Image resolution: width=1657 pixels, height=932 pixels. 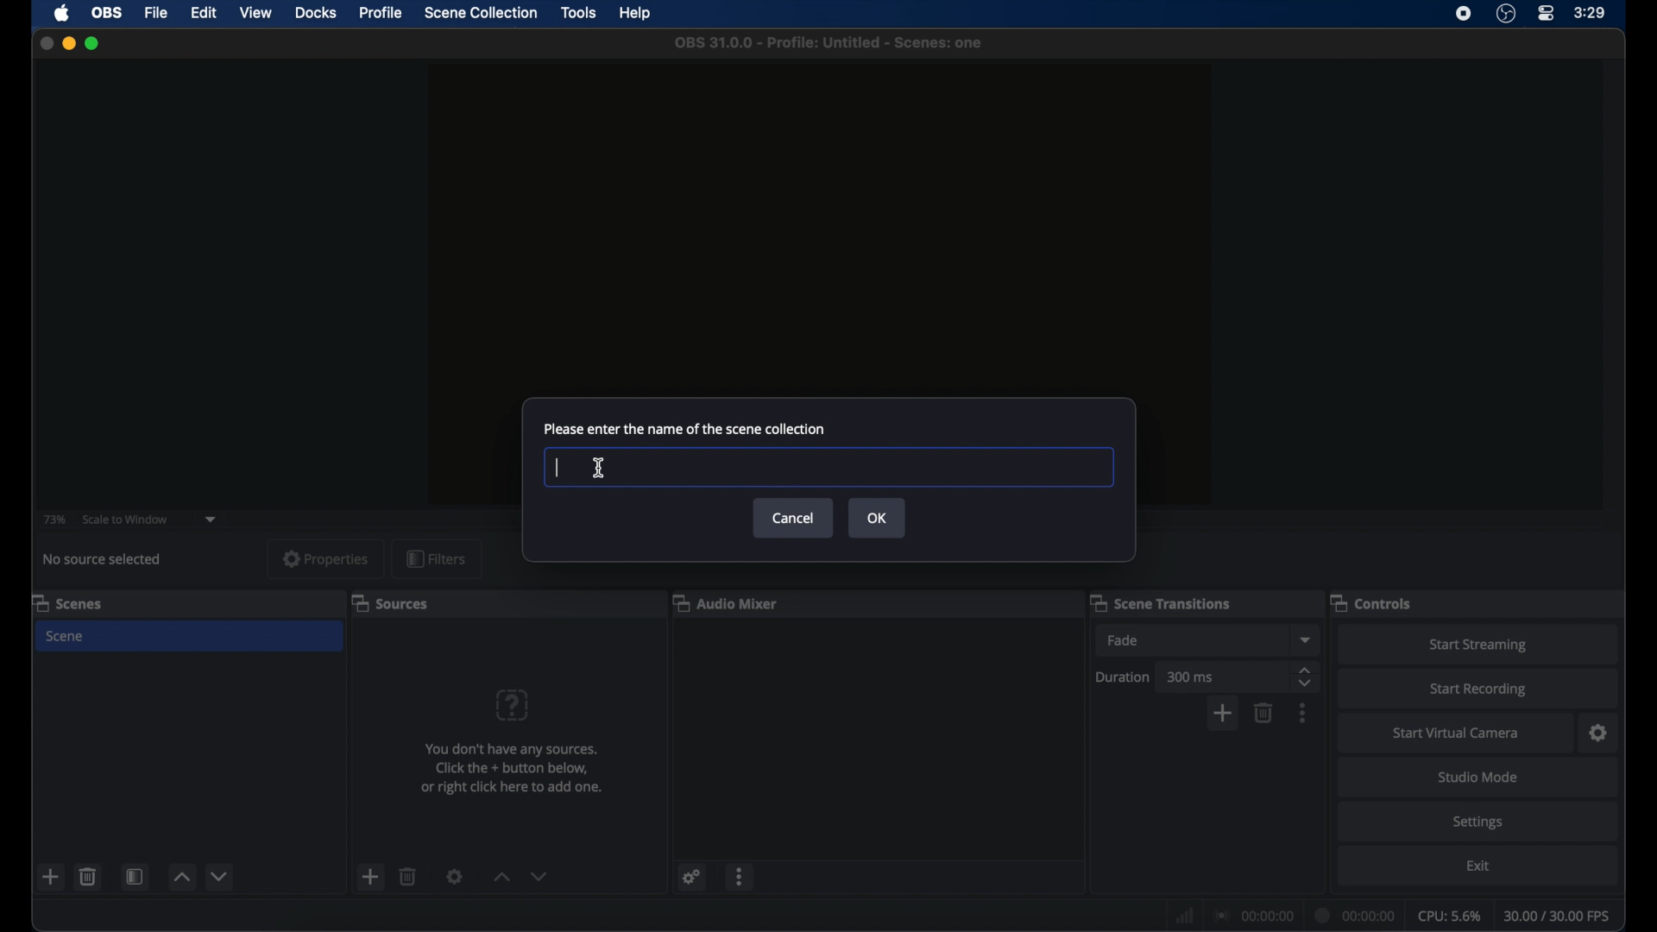 I want to click on cpu, so click(x=1450, y=915).